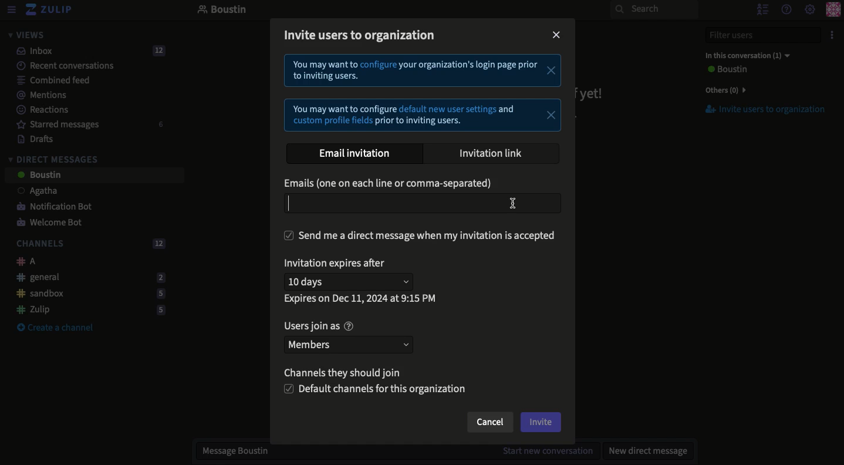 This screenshot has height=465, width=844. Describe the element at coordinates (833, 11) in the screenshot. I see `Profile` at that location.